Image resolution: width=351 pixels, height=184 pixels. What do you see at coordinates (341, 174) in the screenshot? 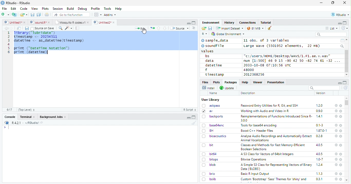
I see `close` at bounding box center [341, 174].